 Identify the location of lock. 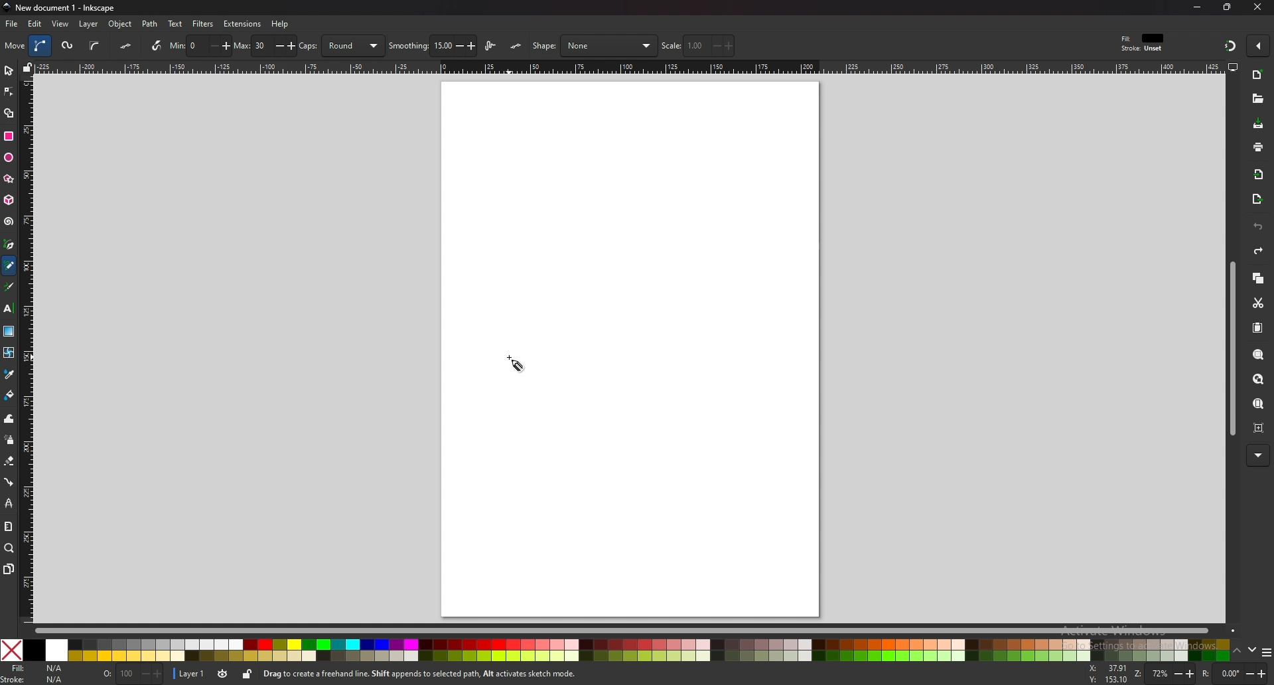
(248, 674).